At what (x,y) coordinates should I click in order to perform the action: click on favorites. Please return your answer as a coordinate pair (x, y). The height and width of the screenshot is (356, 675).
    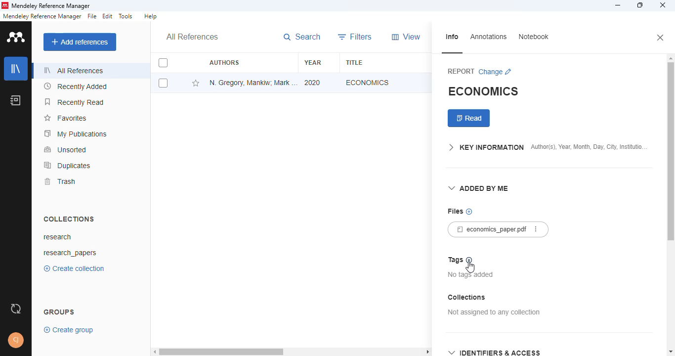
    Looking at the image, I should click on (65, 119).